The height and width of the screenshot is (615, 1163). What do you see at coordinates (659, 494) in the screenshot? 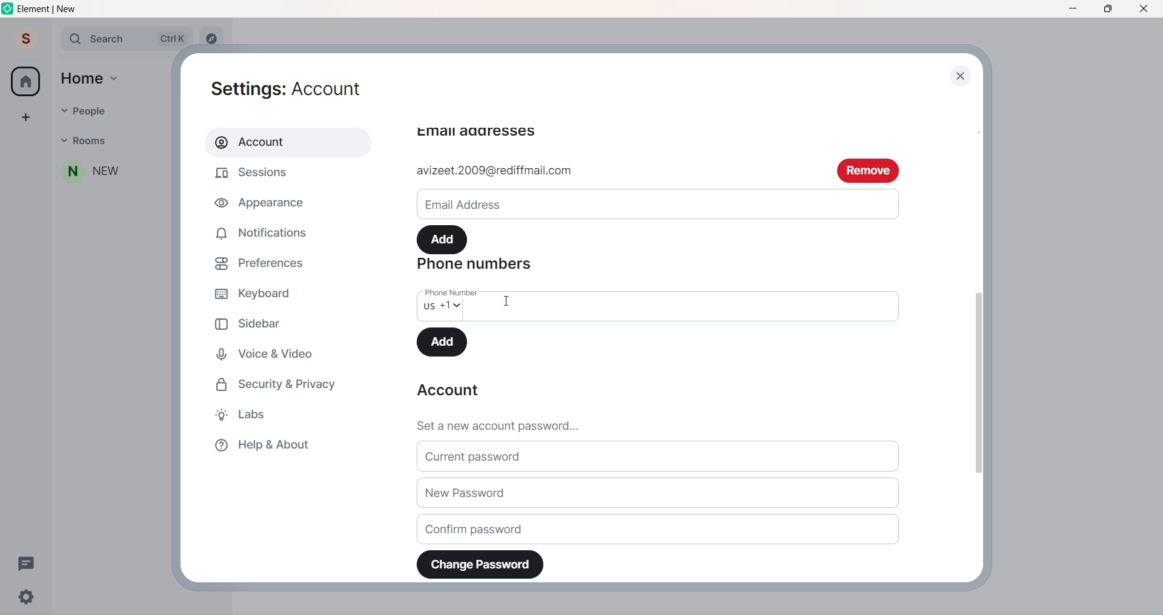
I see `New Password` at bounding box center [659, 494].